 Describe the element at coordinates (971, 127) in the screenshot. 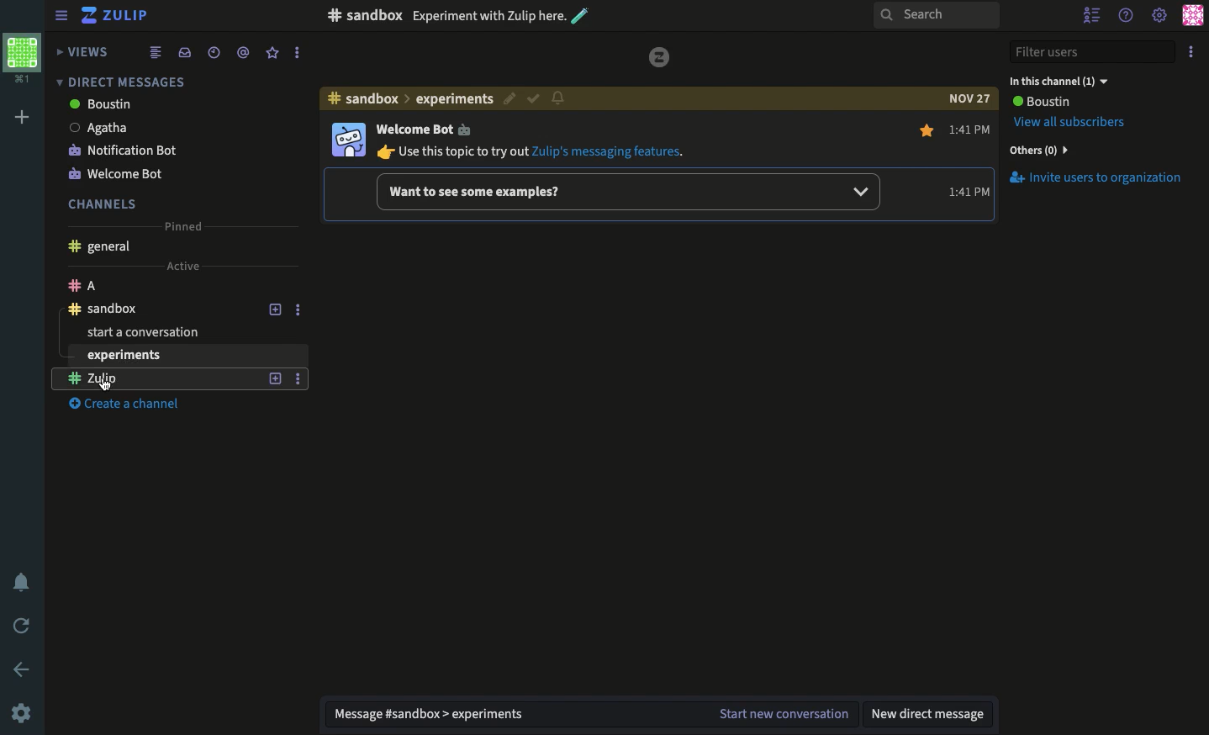

I see `Time` at that location.